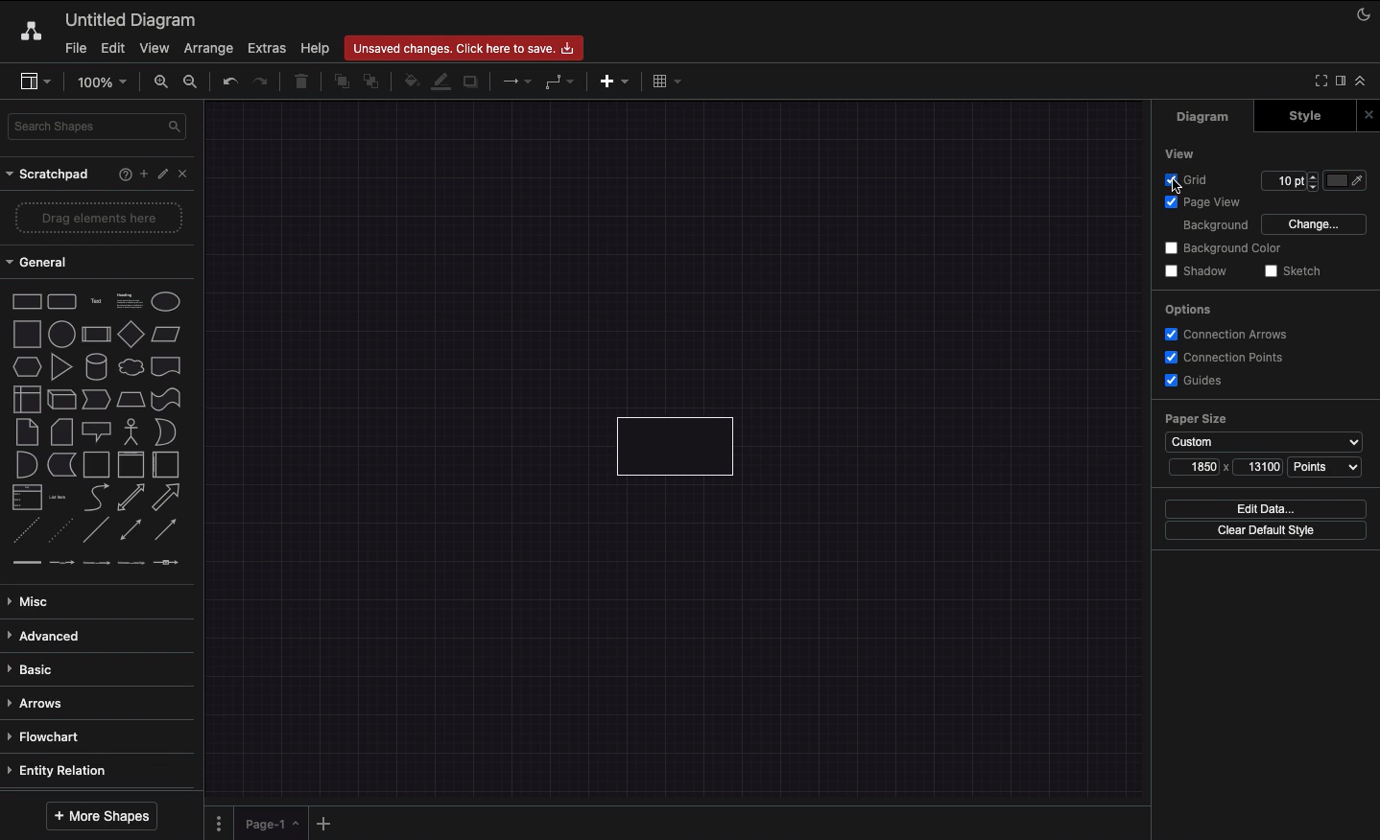 Image resolution: width=1380 pixels, height=840 pixels. Describe the element at coordinates (207, 48) in the screenshot. I see `Arrange` at that location.